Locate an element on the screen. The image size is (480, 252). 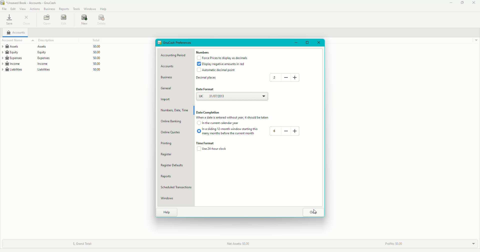
Edit is located at coordinates (64, 20).